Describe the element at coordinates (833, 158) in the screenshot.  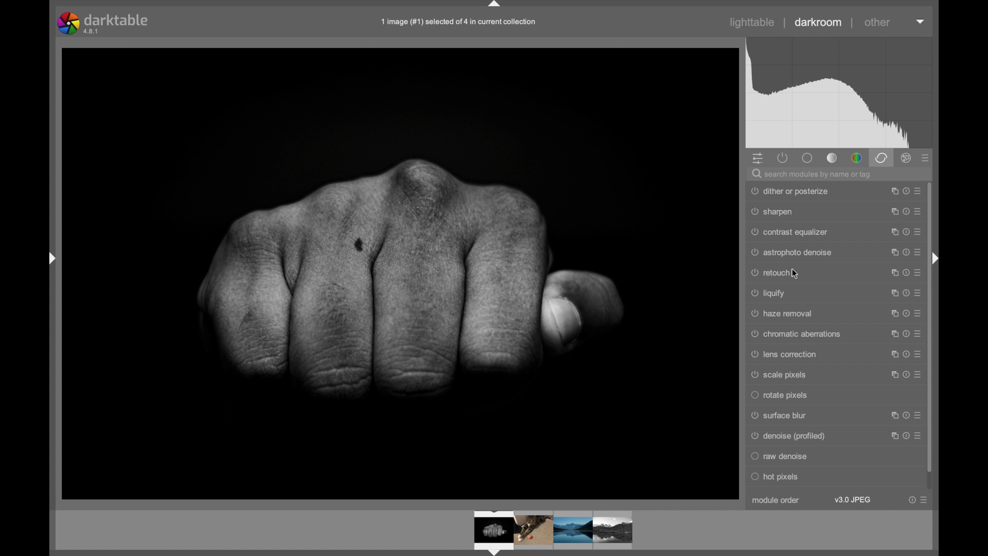
I see `tone` at that location.